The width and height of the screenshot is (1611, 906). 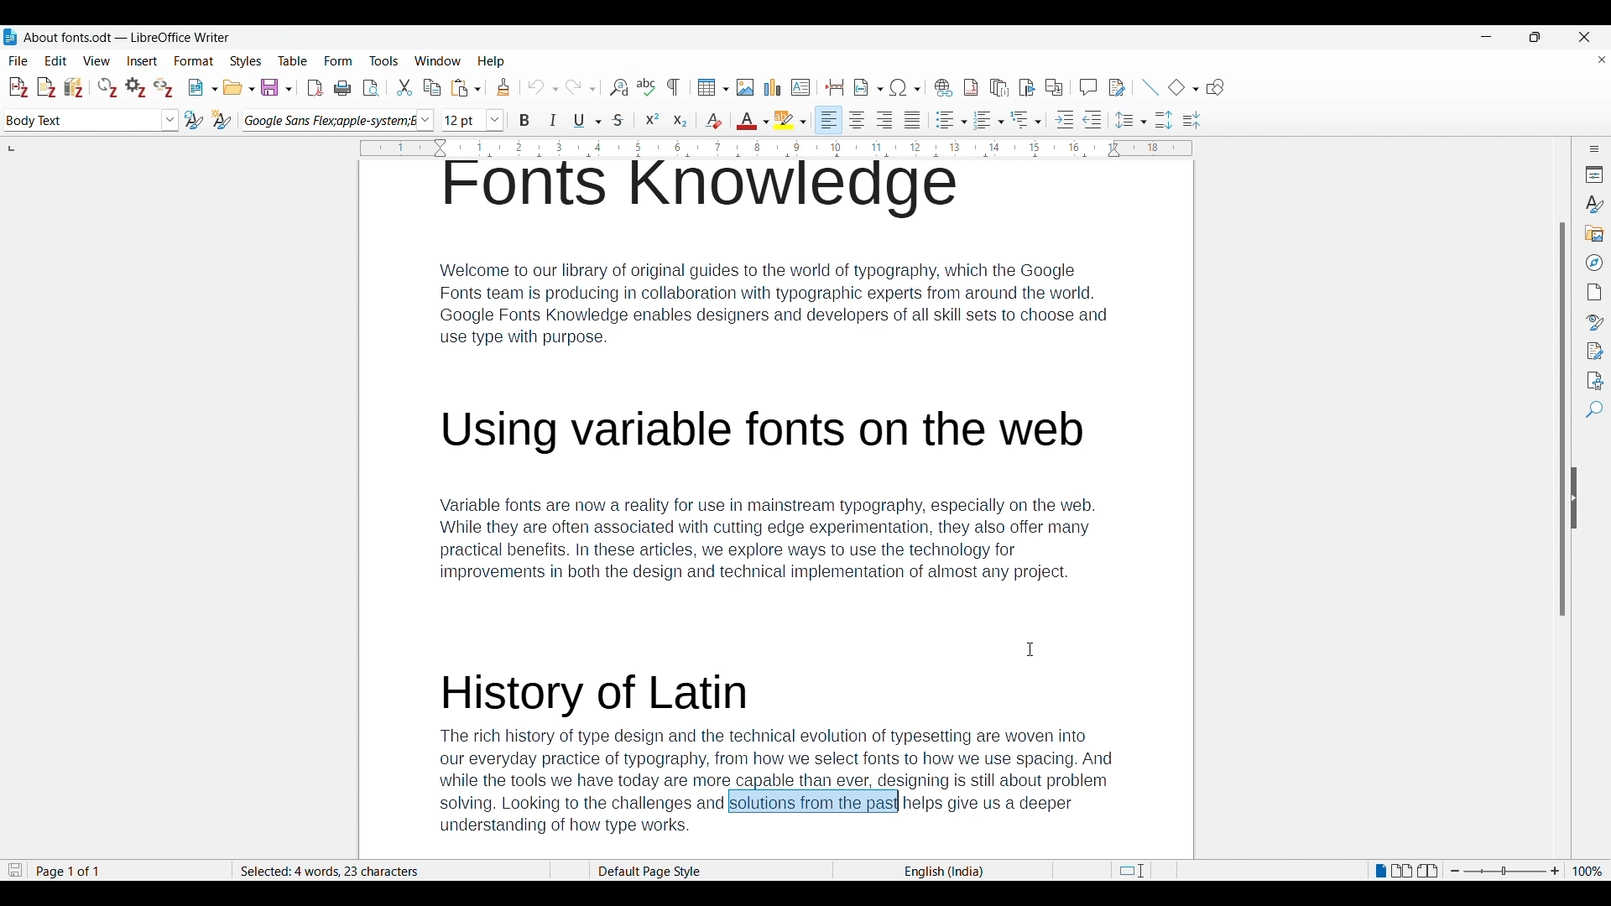 What do you see at coordinates (247, 61) in the screenshot?
I see `Styles menu` at bounding box center [247, 61].